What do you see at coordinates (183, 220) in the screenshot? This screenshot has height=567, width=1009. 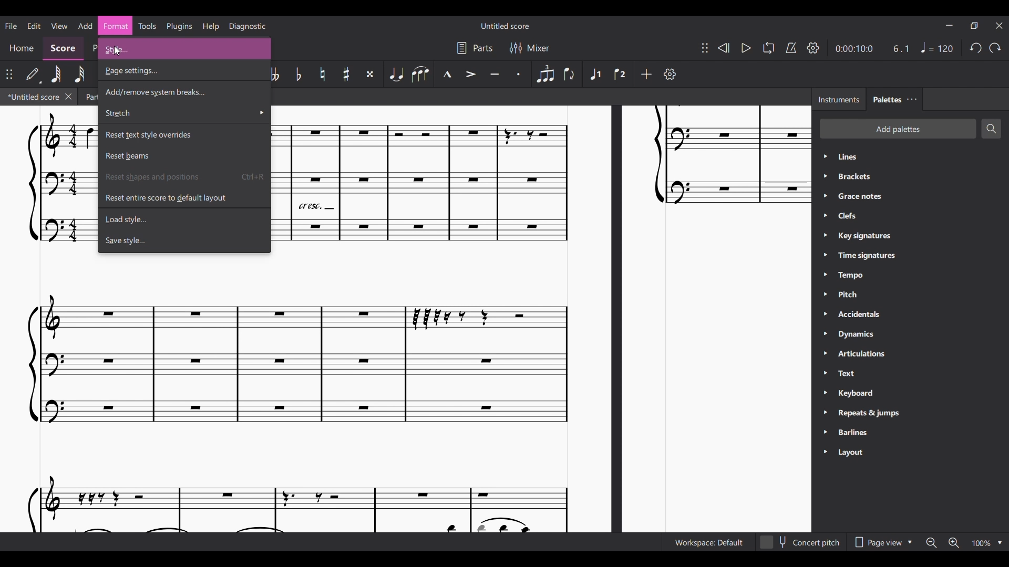 I see `Load style` at bounding box center [183, 220].